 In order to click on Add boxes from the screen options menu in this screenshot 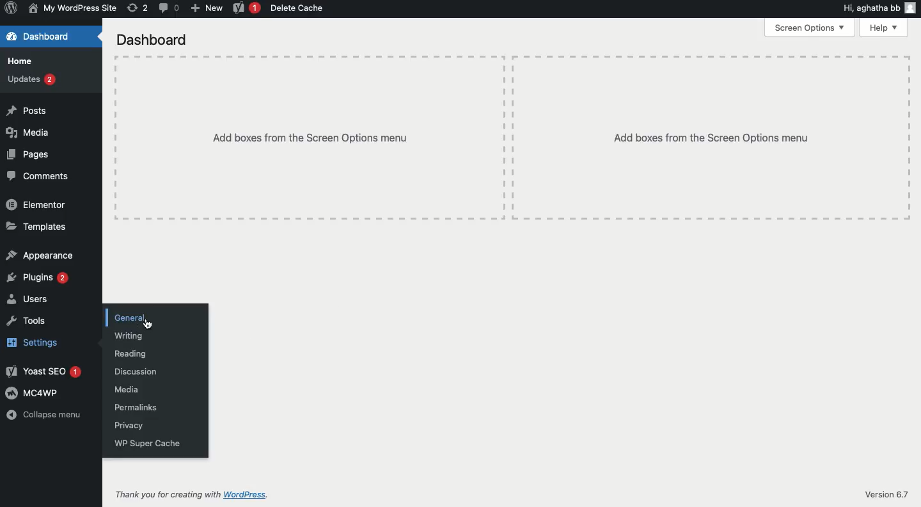, I will do `click(512, 137)`.